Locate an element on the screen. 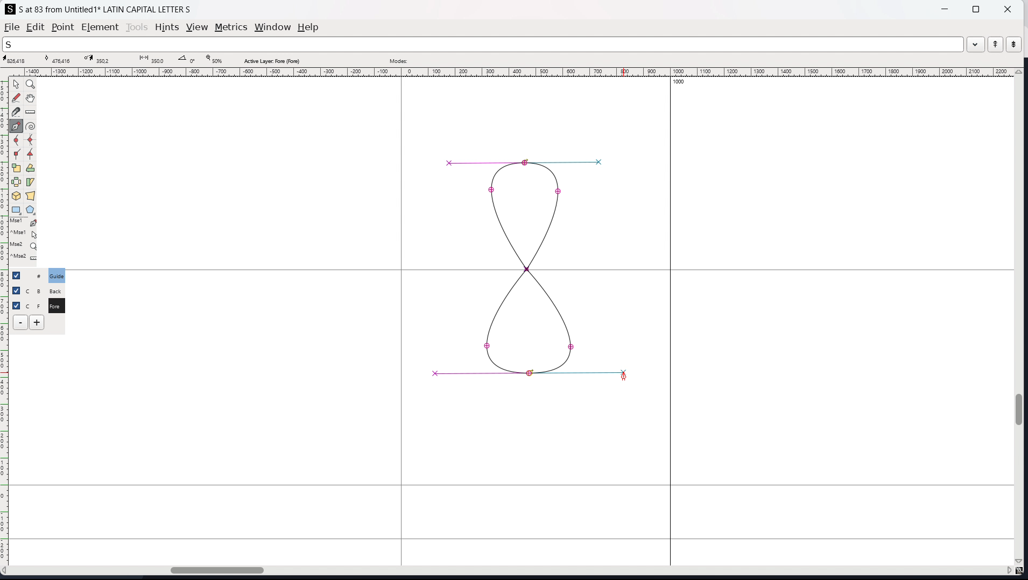 This screenshot has height=580, width=1028. help is located at coordinates (308, 27).